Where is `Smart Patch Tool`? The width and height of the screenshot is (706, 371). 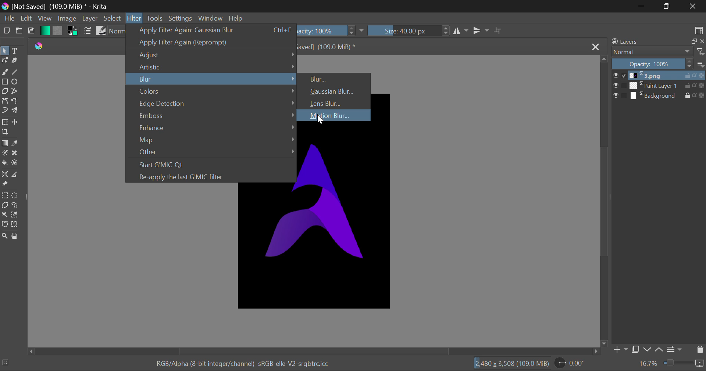 Smart Patch Tool is located at coordinates (14, 154).